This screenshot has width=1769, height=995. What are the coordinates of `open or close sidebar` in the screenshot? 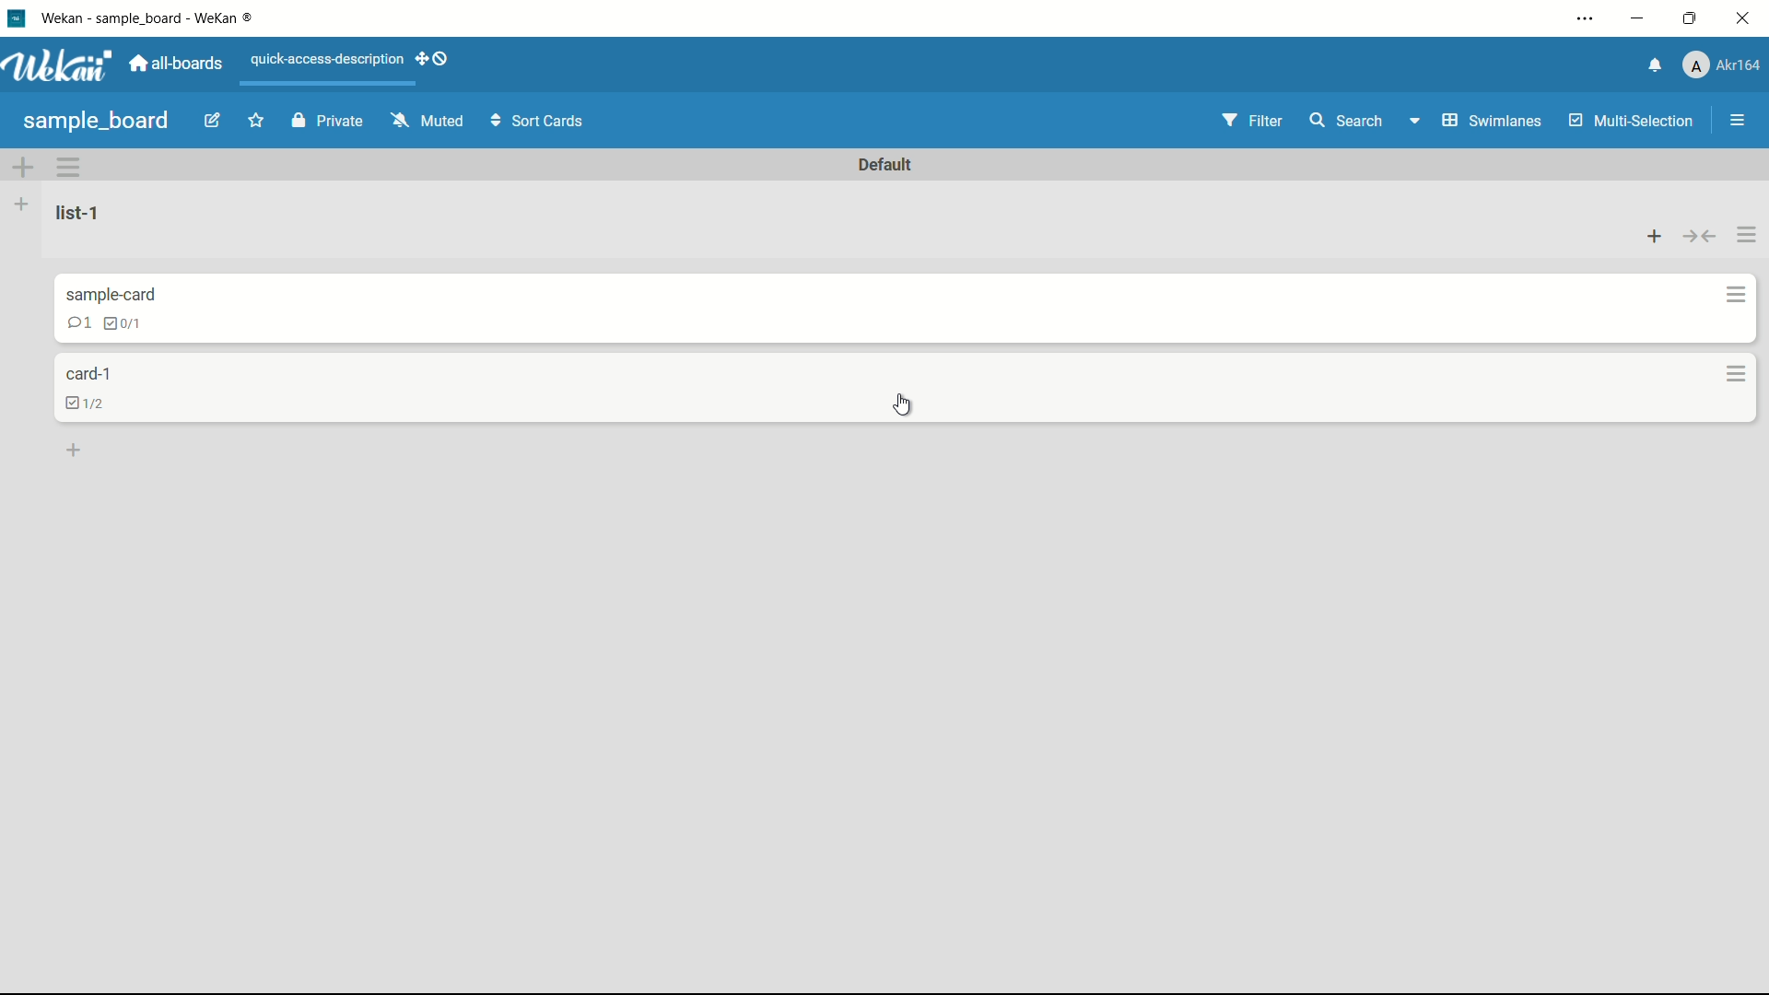 It's located at (1733, 121).